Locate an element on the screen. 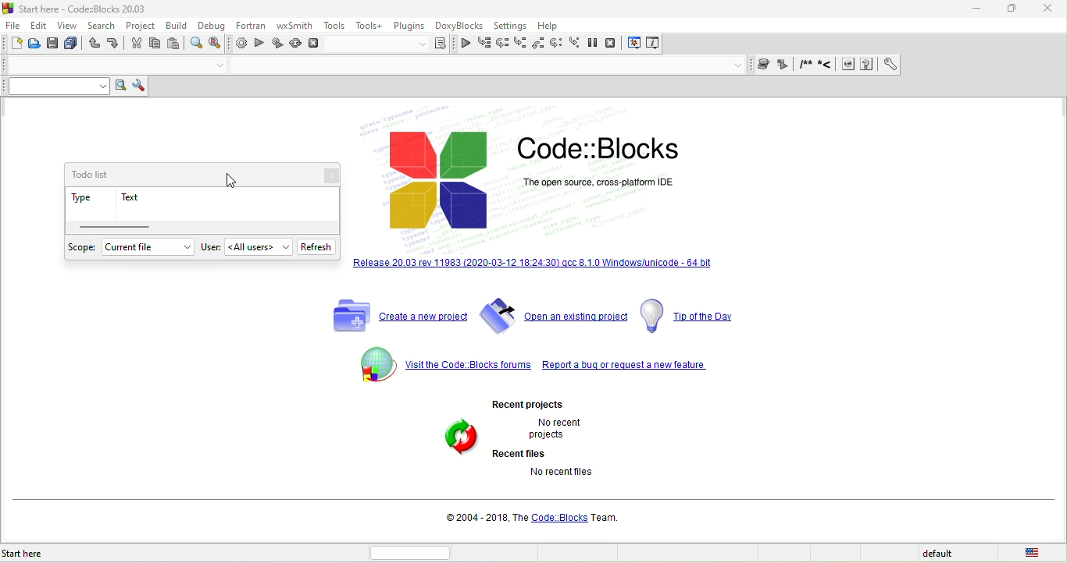 The width and height of the screenshot is (1067, 563). run search is located at coordinates (121, 87).